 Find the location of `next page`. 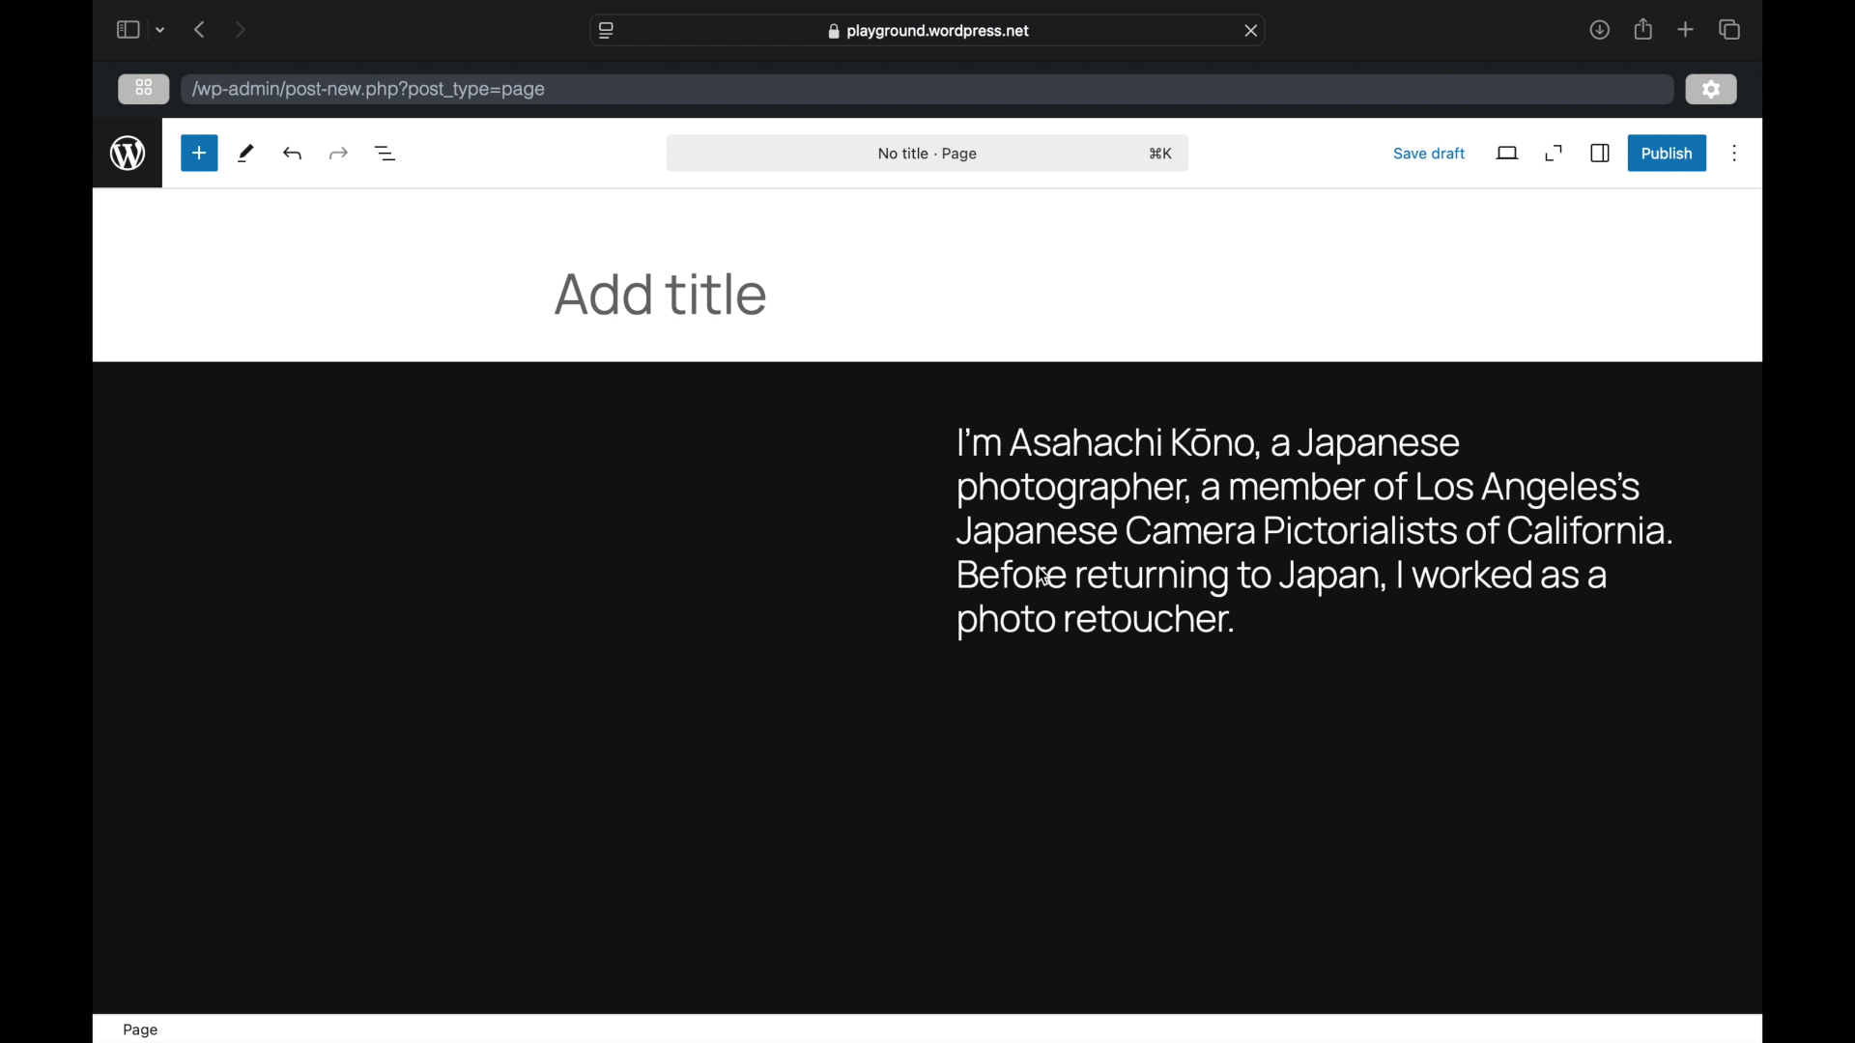

next page is located at coordinates (240, 29).